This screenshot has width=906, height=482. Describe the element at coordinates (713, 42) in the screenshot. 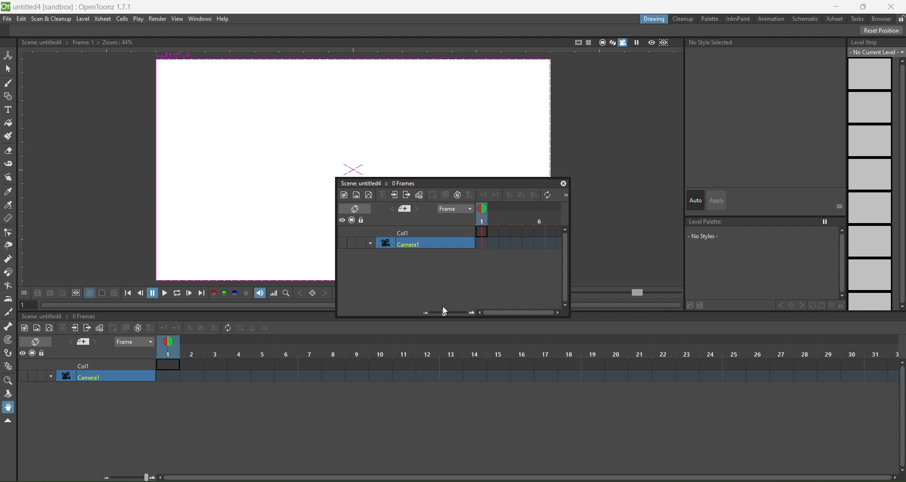

I see `text` at that location.